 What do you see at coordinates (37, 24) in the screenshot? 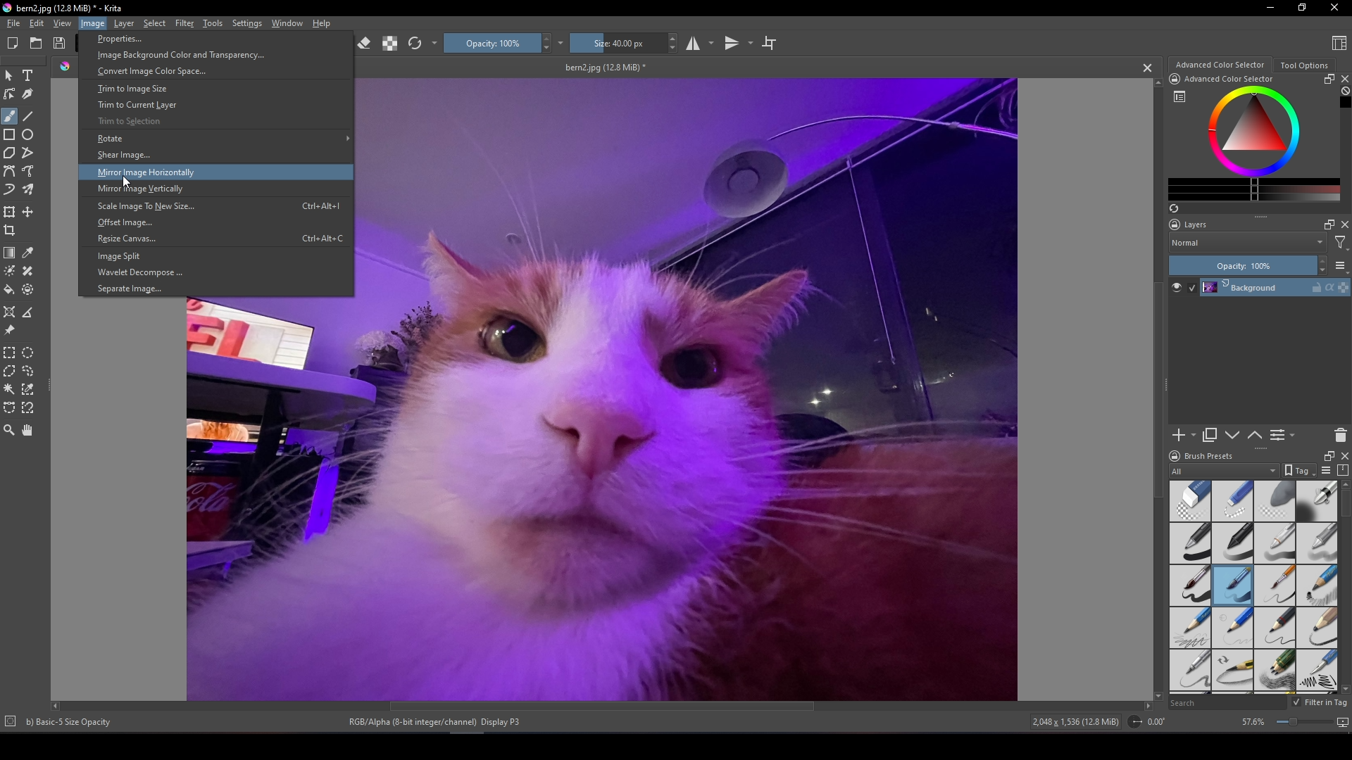
I see `Edit` at bounding box center [37, 24].